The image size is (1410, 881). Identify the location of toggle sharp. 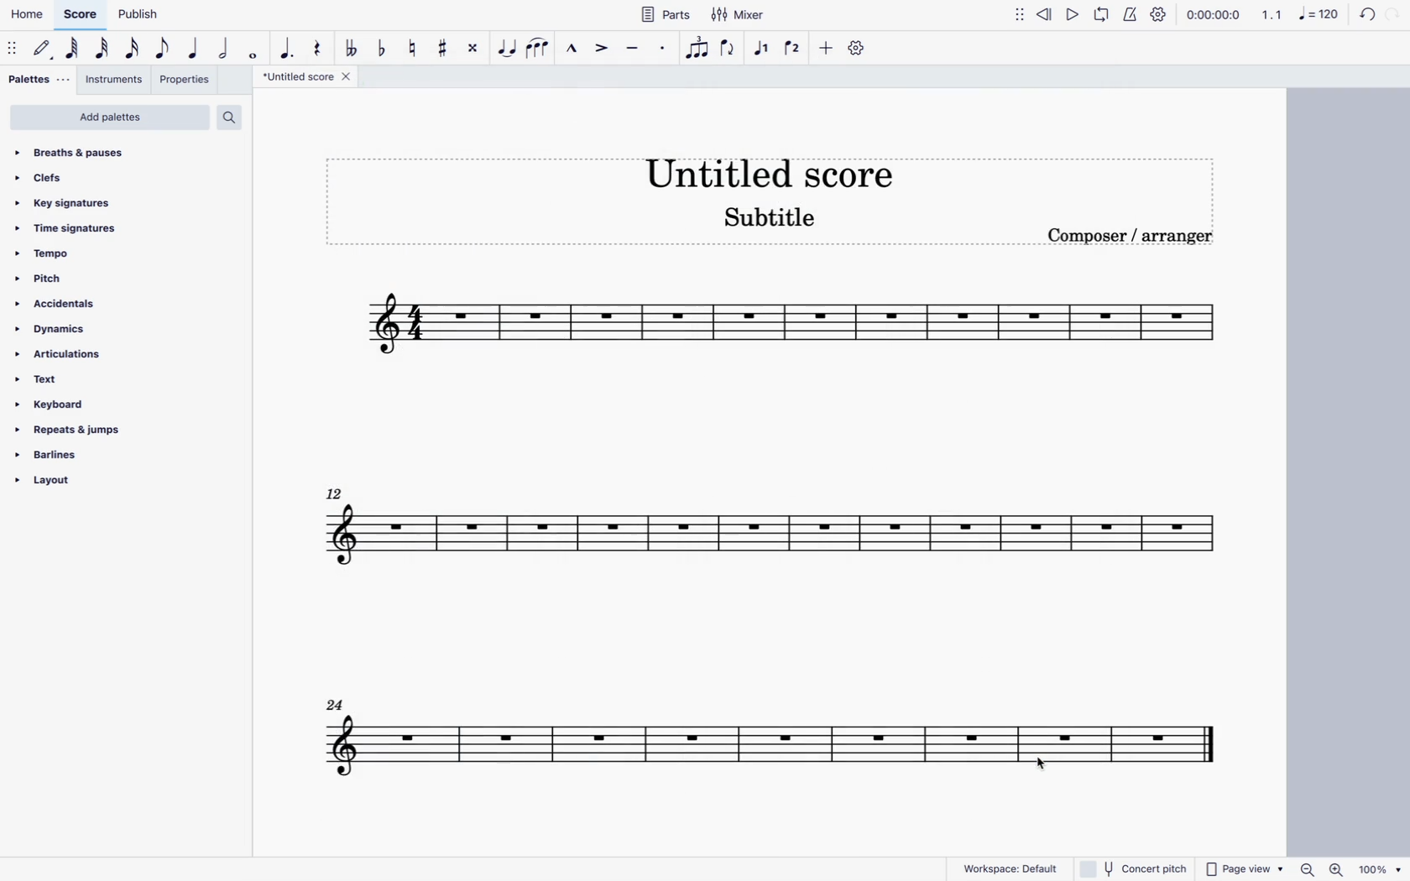
(444, 52).